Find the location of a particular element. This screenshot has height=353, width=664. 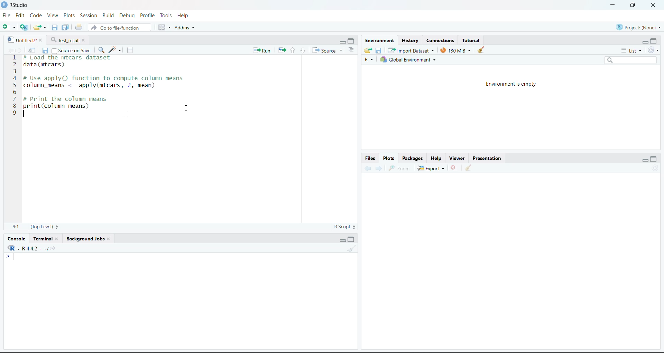

Maximize is located at coordinates (351, 41).